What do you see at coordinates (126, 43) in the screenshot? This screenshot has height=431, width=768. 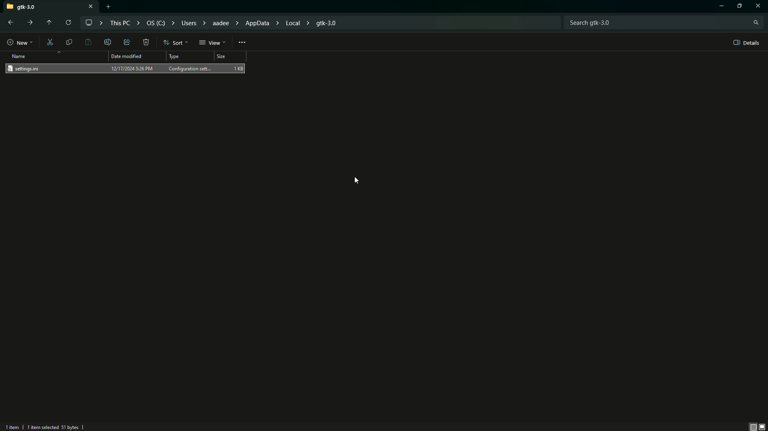 I see `Share` at bounding box center [126, 43].